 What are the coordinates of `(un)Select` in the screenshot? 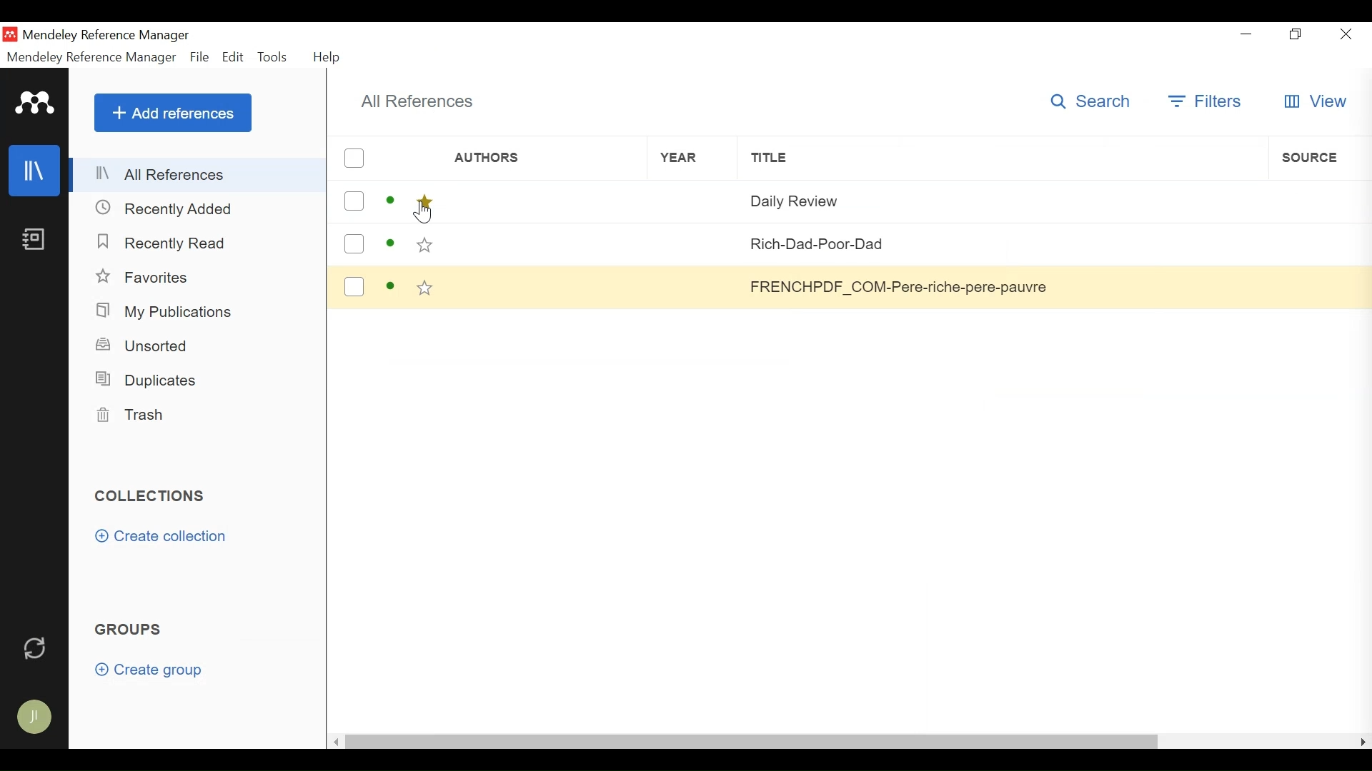 It's located at (354, 158).